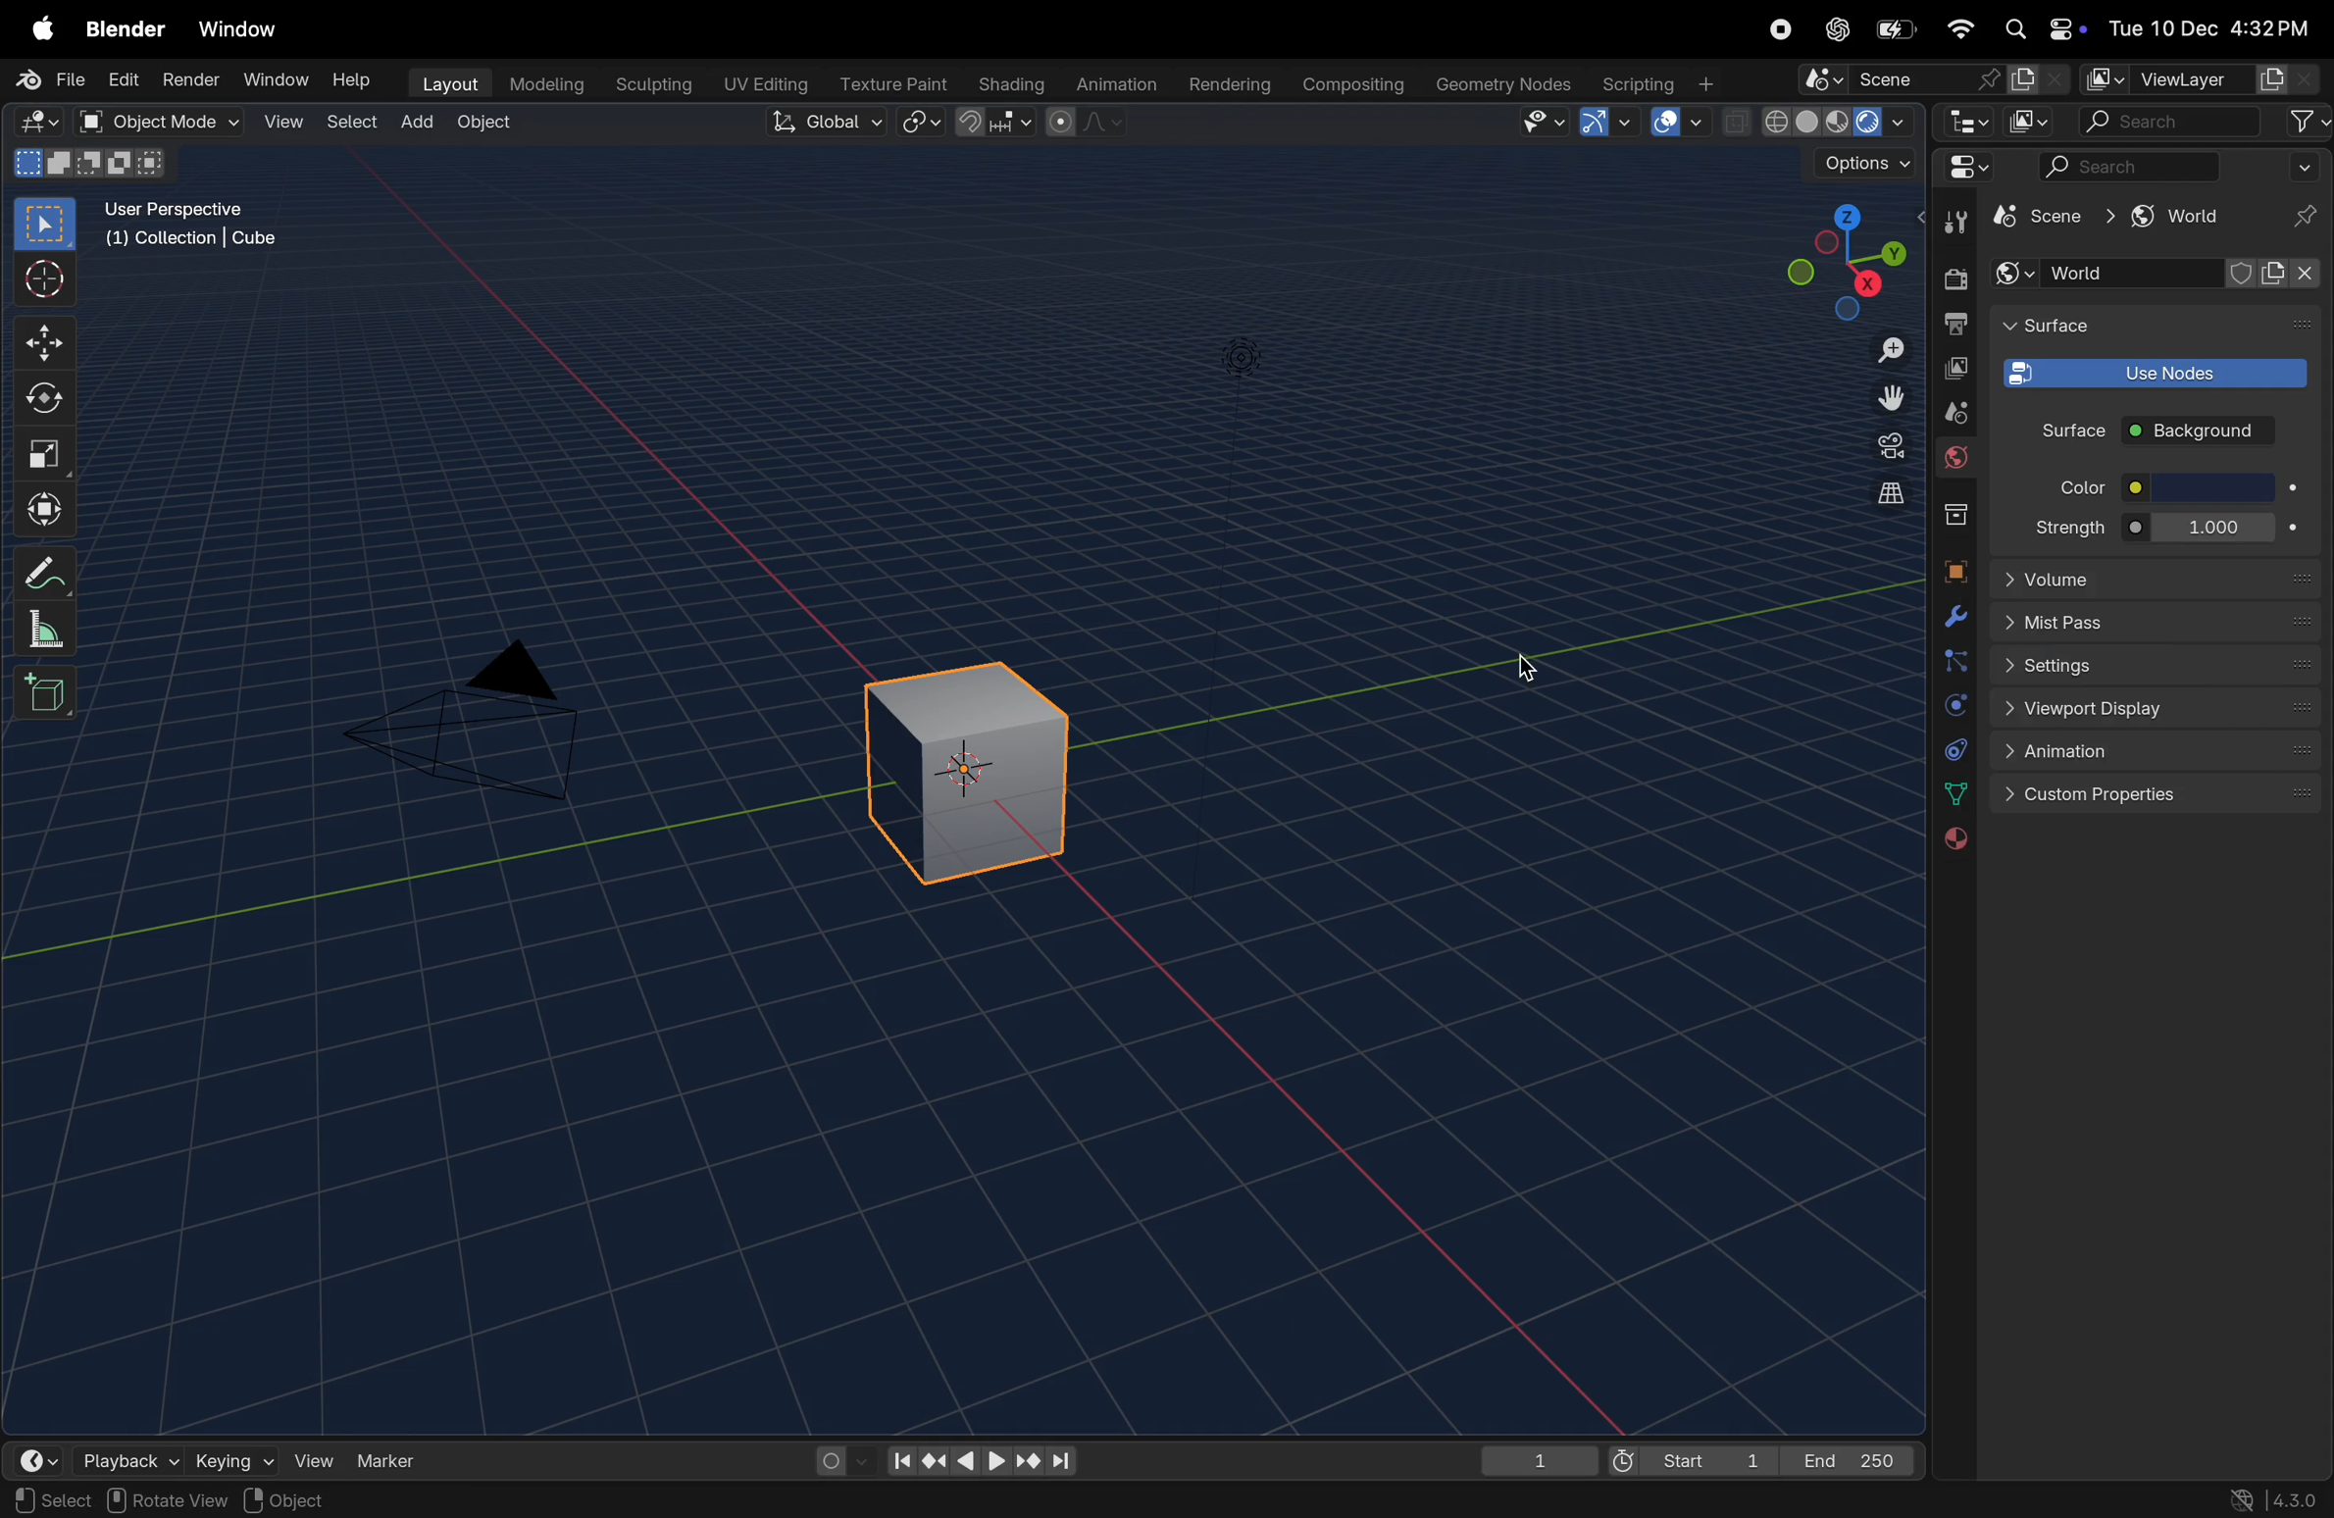 This screenshot has height=1518, width=2334. What do you see at coordinates (125, 27) in the screenshot?
I see `Blender` at bounding box center [125, 27].